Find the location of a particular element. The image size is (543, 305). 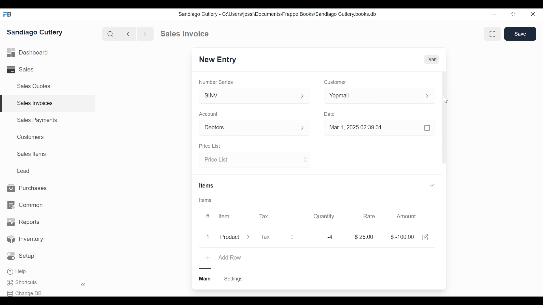

SINV-1007 is located at coordinates (218, 59).